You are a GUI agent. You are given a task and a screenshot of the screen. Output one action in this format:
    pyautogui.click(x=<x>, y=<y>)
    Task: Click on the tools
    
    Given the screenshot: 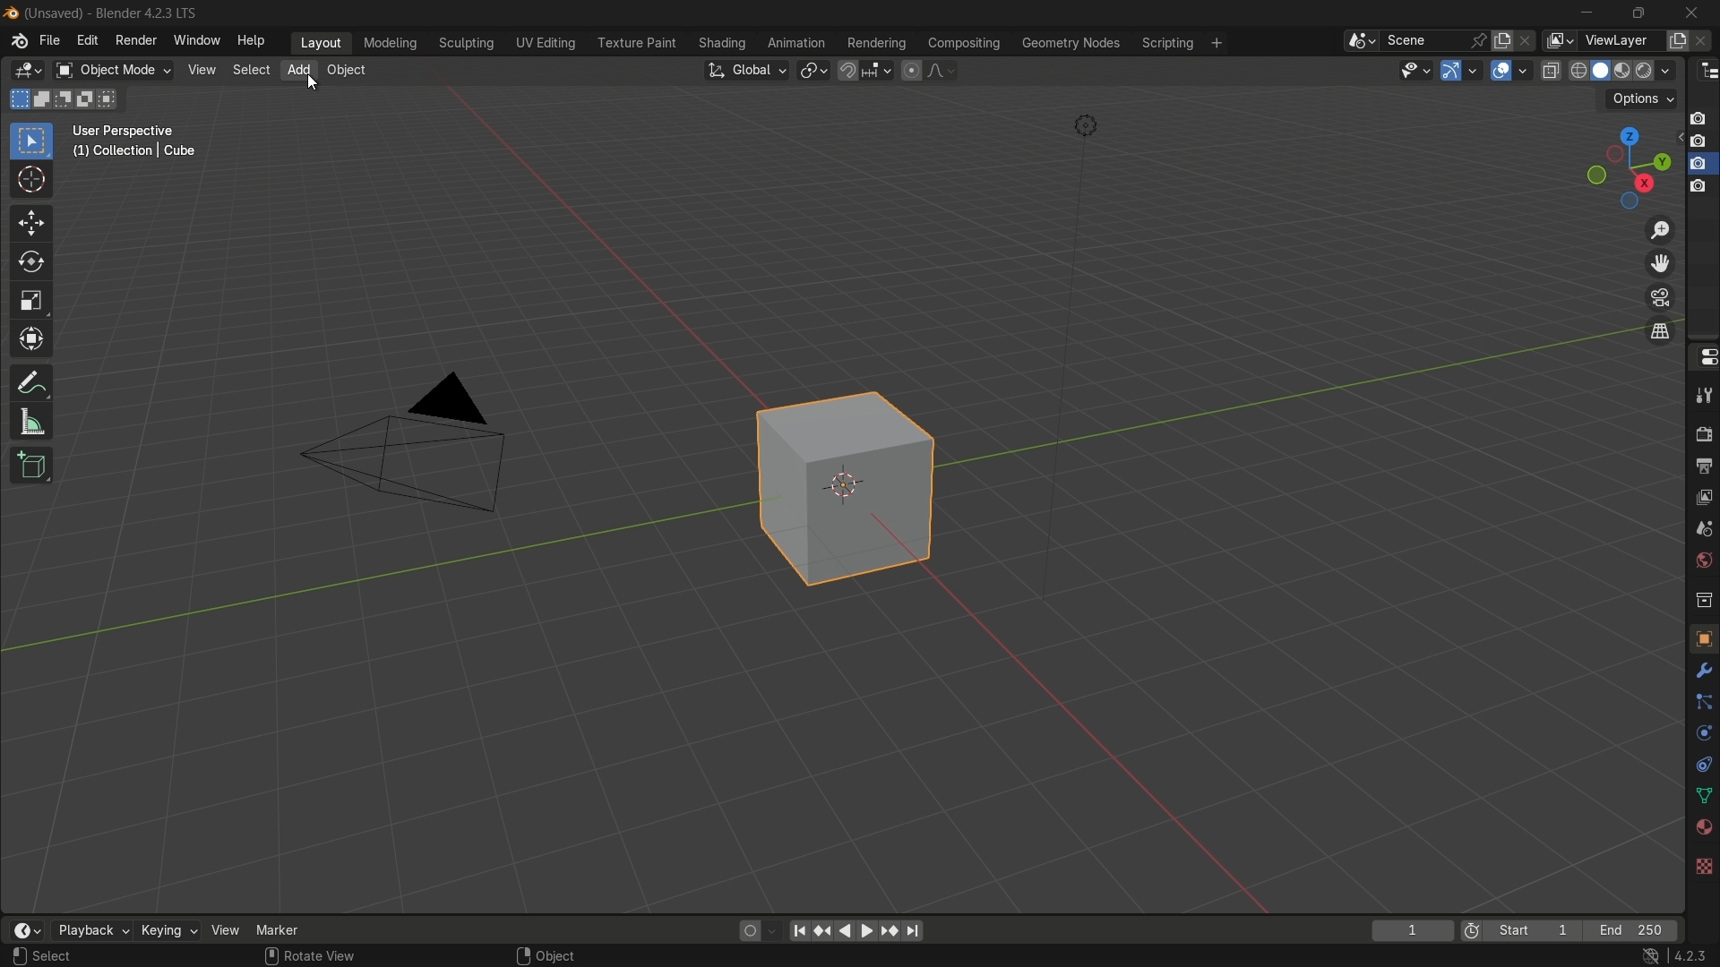 What is the action you would take?
    pyautogui.click(x=1703, y=392)
    